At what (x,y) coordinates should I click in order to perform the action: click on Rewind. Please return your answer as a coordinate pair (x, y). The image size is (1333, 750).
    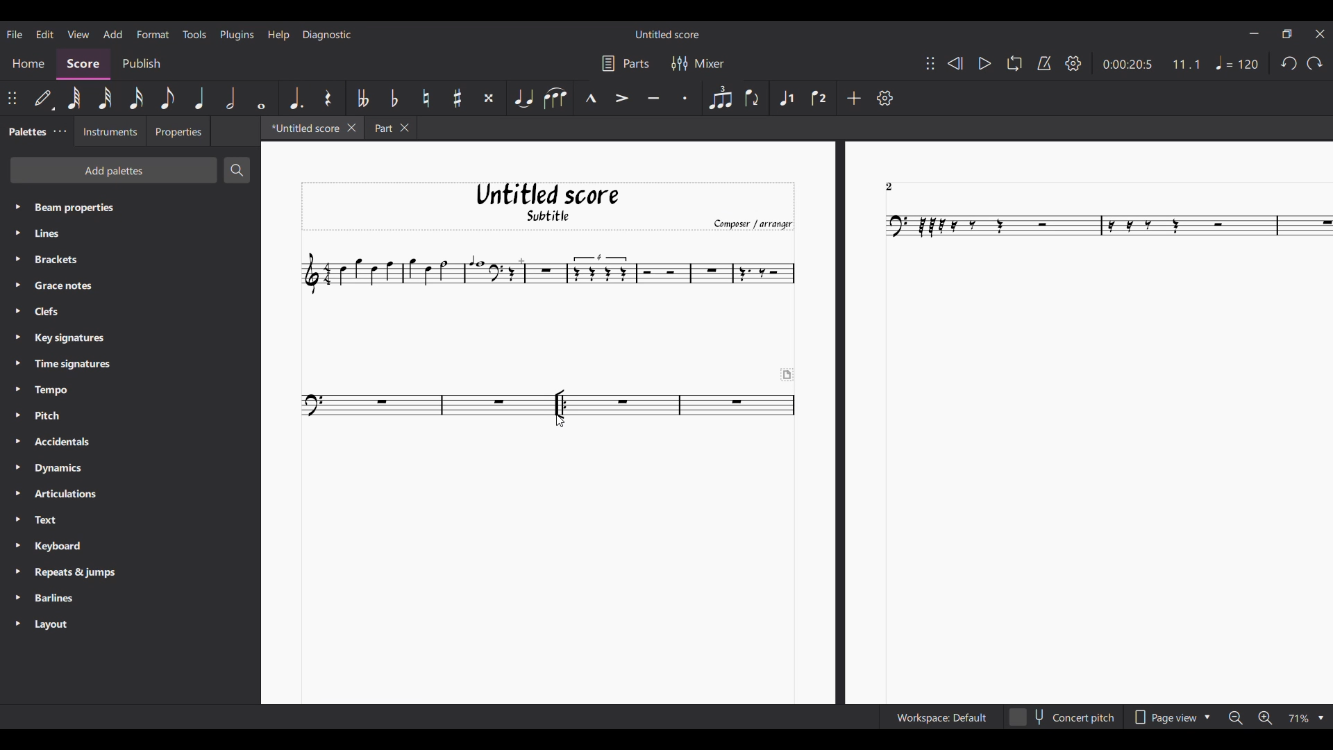
    Looking at the image, I should click on (955, 63).